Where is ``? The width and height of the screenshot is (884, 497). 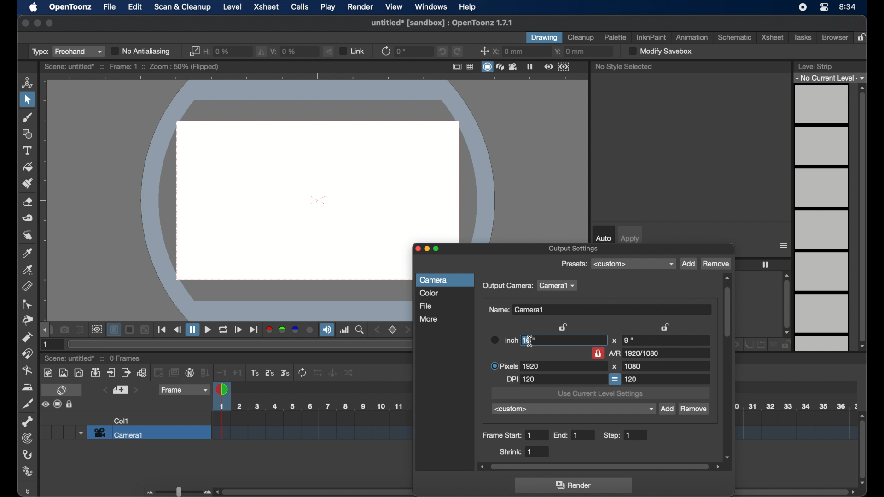
 is located at coordinates (788, 344).